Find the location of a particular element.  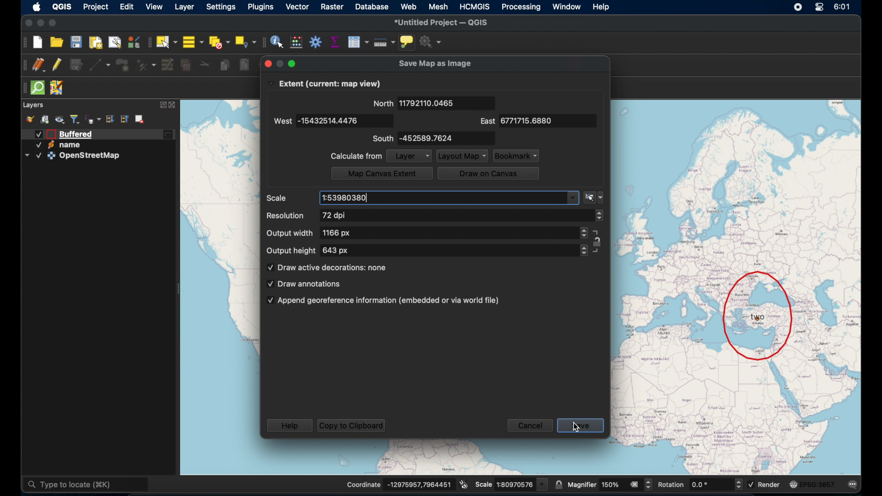

add group is located at coordinates (45, 119).